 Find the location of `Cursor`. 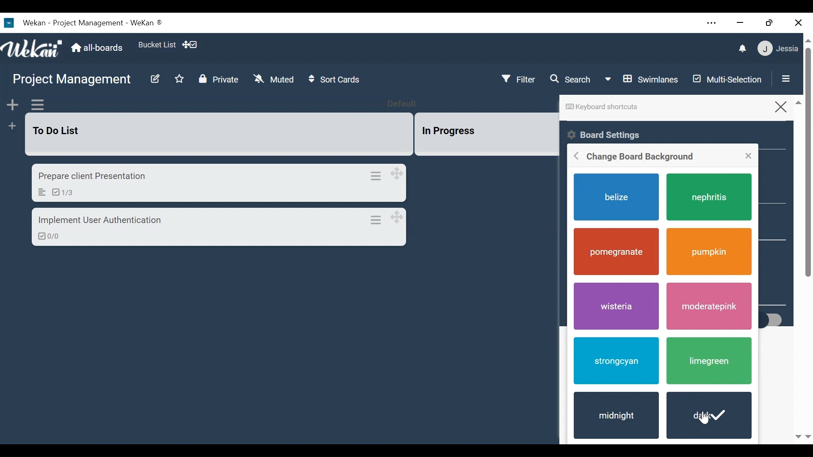

Cursor is located at coordinates (708, 418).